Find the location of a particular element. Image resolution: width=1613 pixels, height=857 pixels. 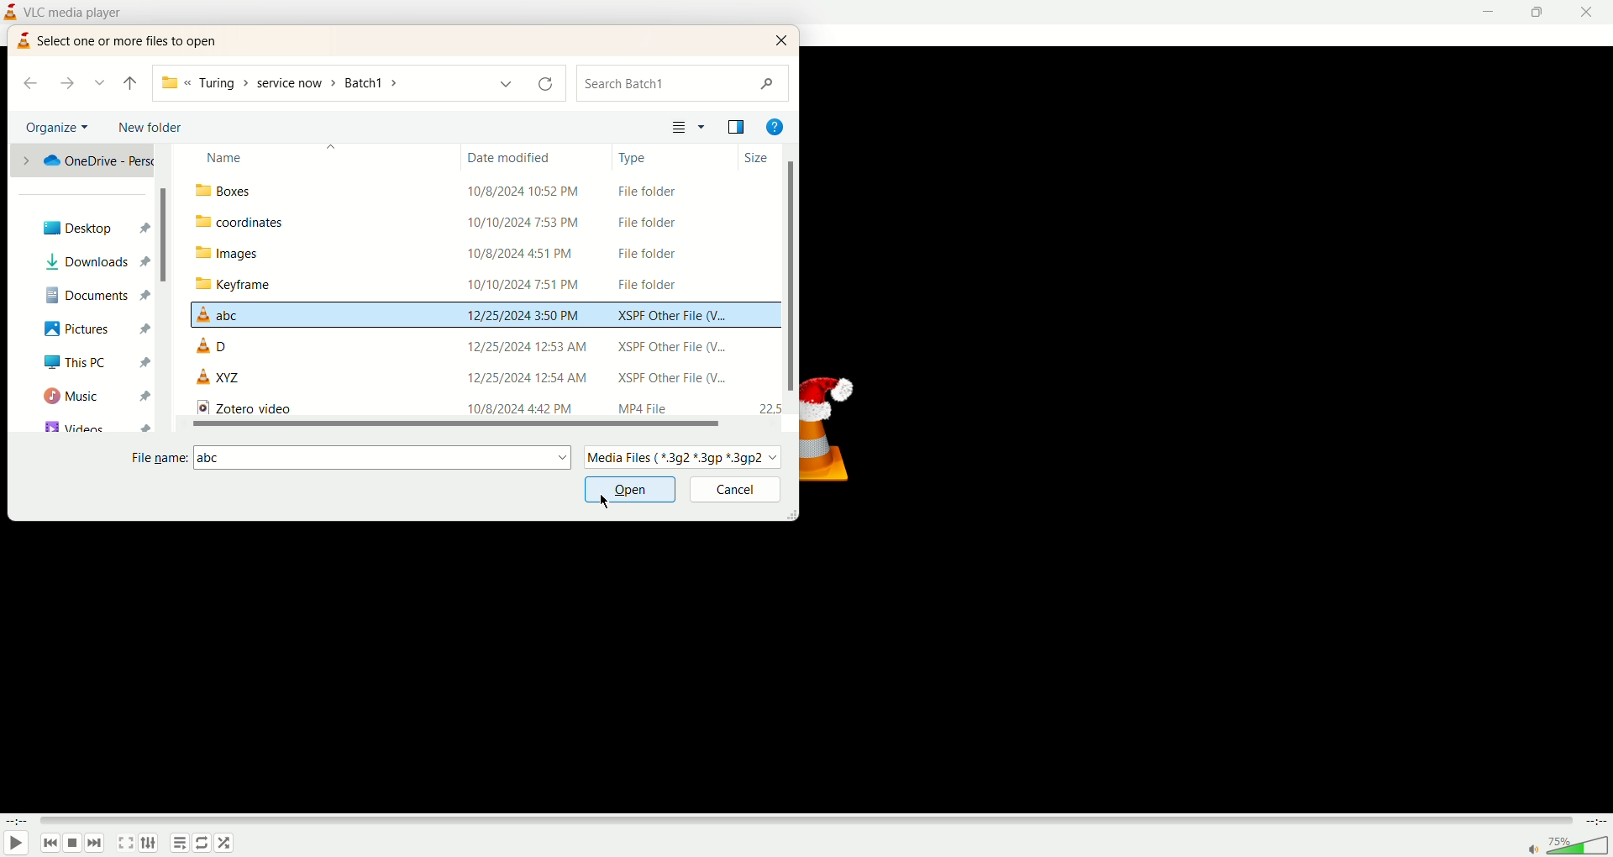

recent location is located at coordinates (100, 82).